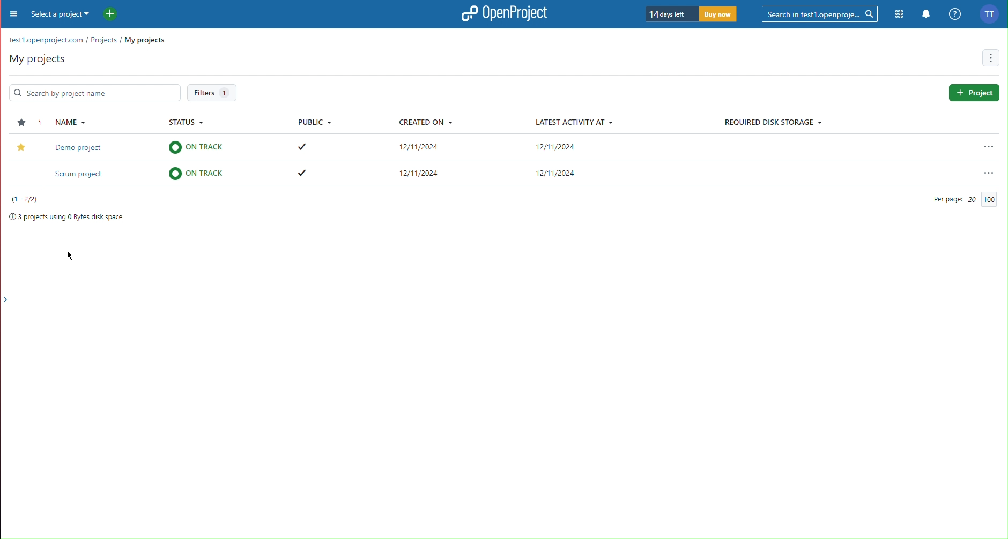 This screenshot has height=539, width=1008. Describe the element at coordinates (953, 13) in the screenshot. I see `Help` at that location.